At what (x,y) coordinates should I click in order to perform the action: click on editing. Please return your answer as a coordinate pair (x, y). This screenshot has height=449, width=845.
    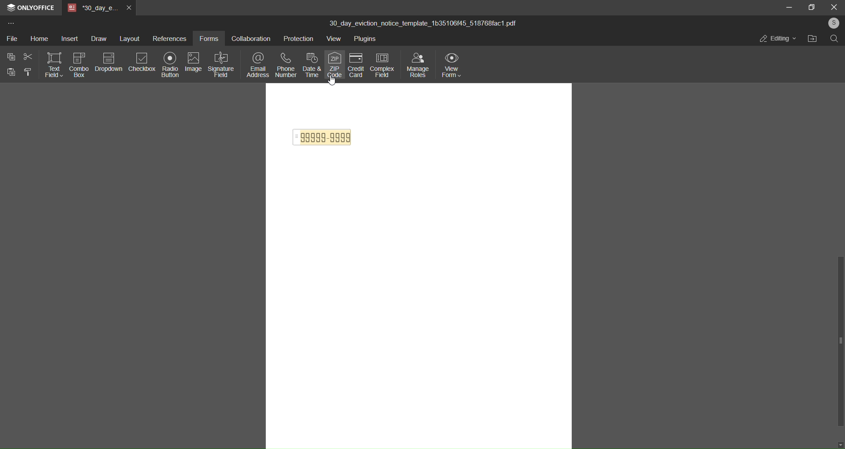
    Looking at the image, I should click on (774, 39).